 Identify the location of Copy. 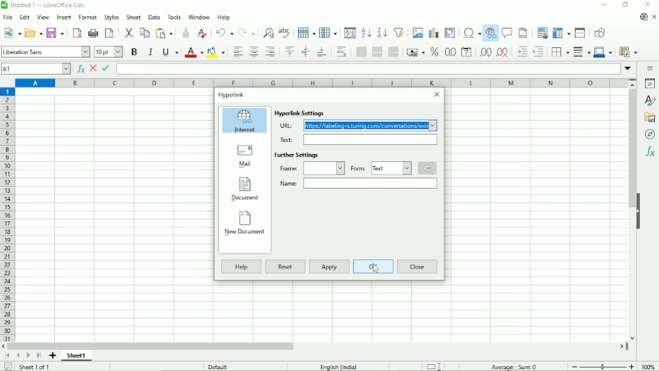
(145, 32).